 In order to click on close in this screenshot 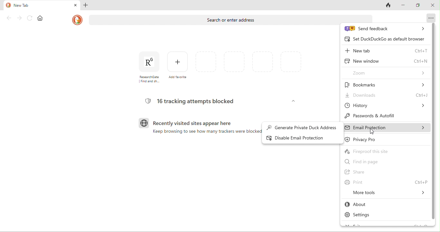, I will do `click(432, 6)`.